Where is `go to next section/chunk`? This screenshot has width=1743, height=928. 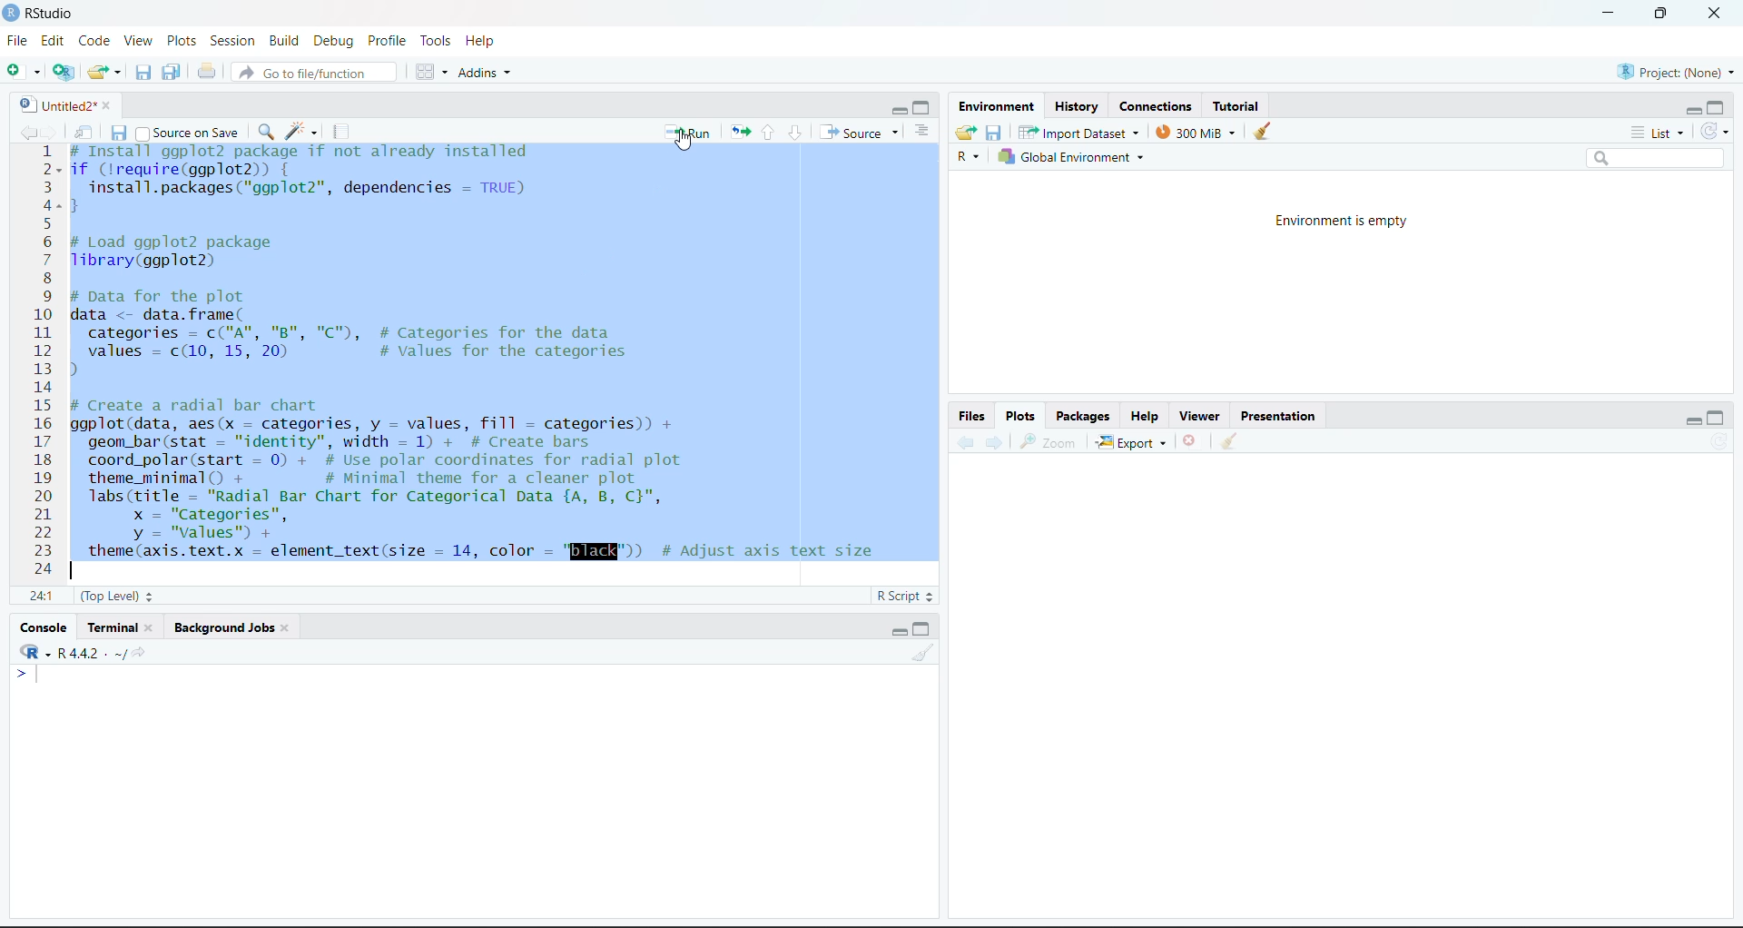 go to next section/chunk is located at coordinates (770, 132).